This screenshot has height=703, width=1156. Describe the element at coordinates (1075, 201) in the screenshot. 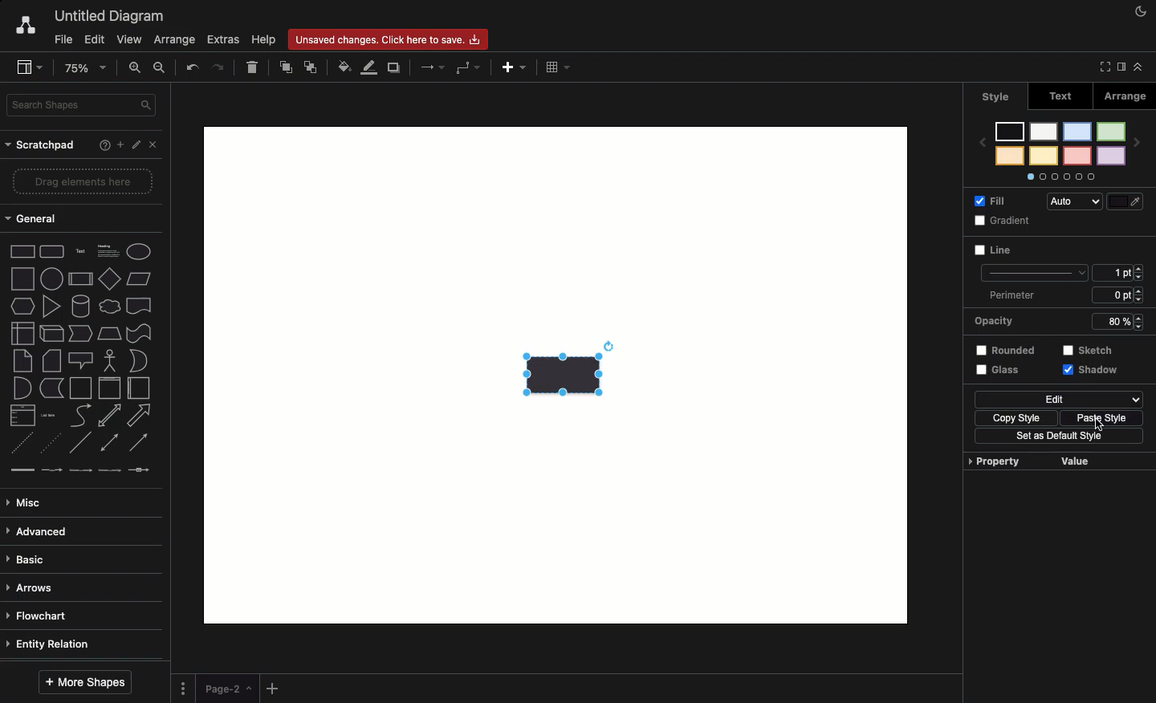

I see `Auto` at that location.